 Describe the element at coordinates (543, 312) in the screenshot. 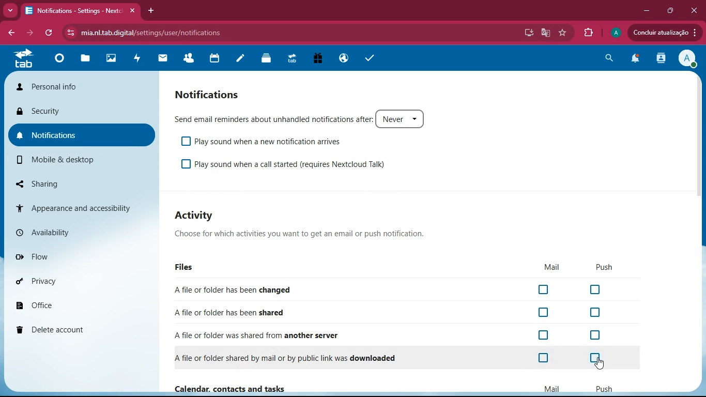

I see `off` at that location.